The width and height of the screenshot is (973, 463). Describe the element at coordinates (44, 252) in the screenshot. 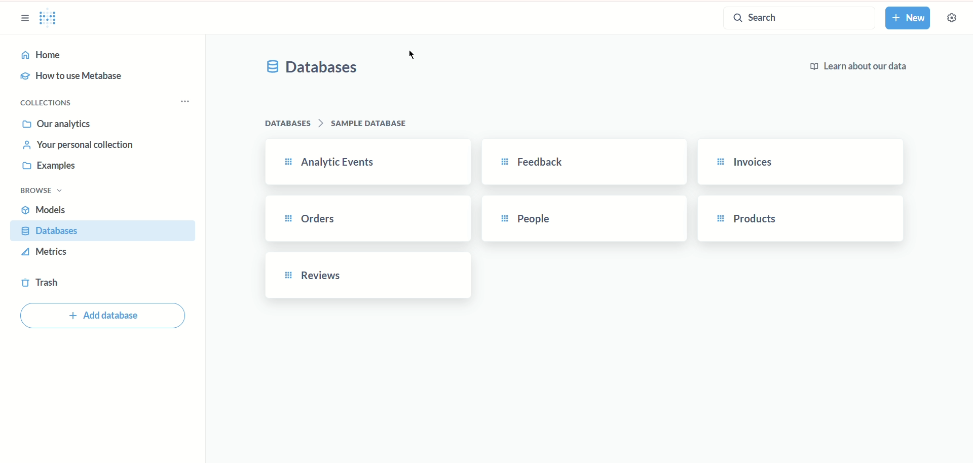

I see `metrics` at that location.